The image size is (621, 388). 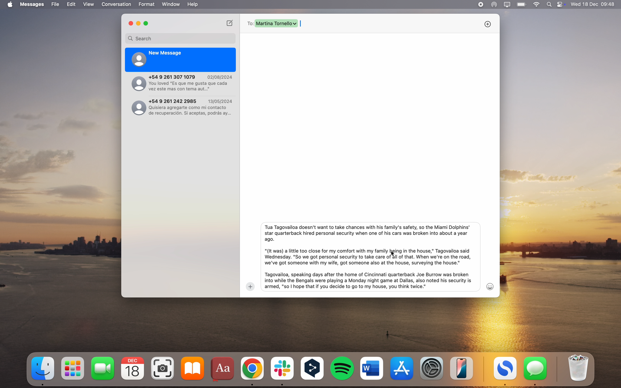 What do you see at coordinates (277, 23) in the screenshot?
I see `martina tornello` at bounding box center [277, 23].